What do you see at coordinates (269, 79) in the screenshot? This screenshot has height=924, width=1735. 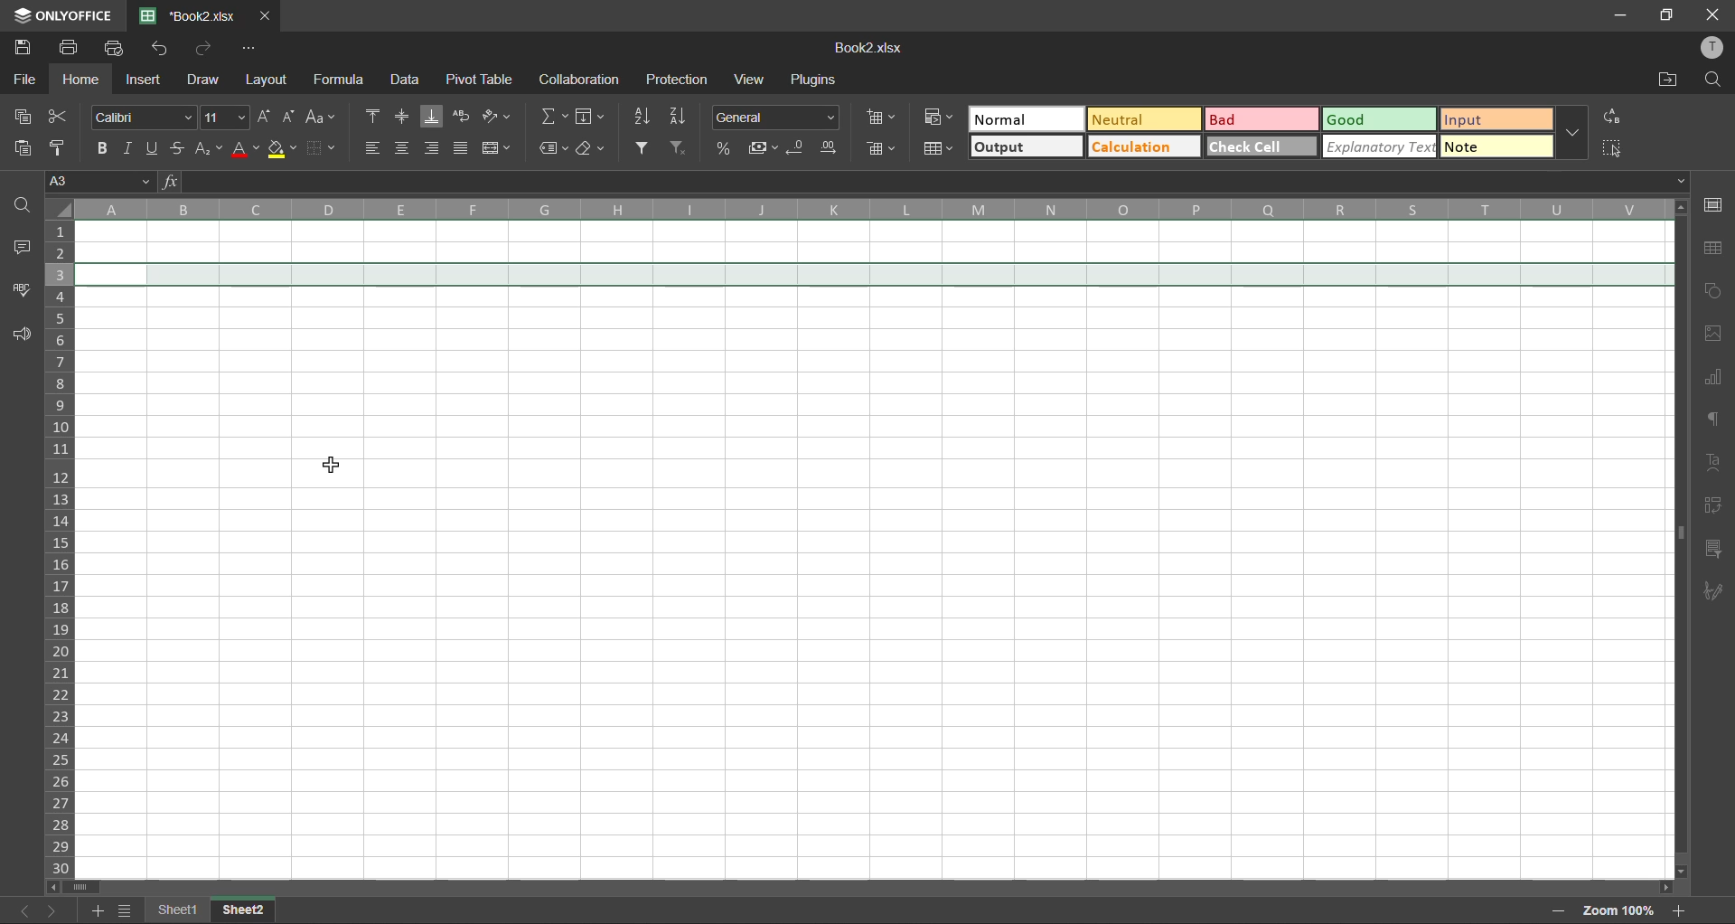 I see `layout` at bounding box center [269, 79].